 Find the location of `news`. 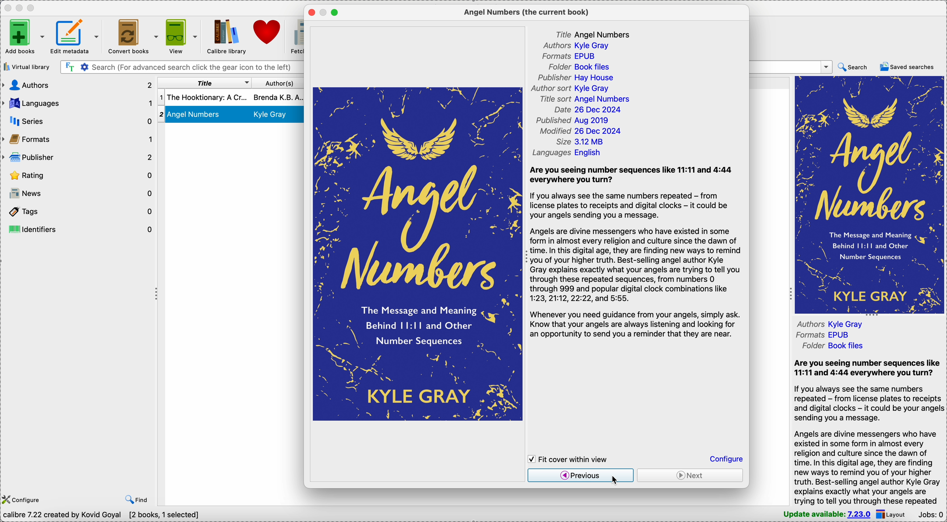

news is located at coordinates (78, 192).